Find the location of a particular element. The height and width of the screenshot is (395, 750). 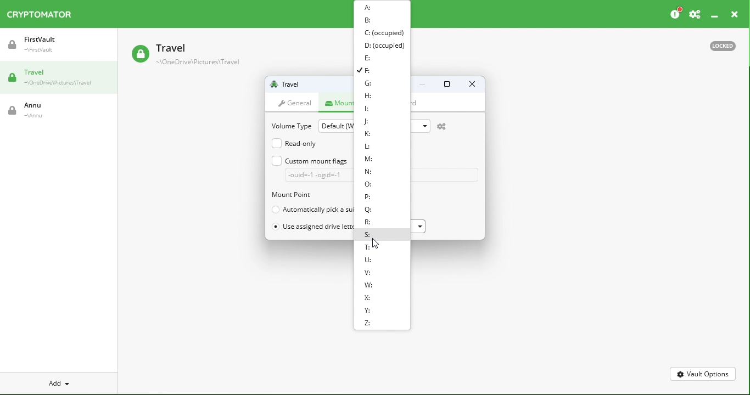

Travel is located at coordinates (60, 80).